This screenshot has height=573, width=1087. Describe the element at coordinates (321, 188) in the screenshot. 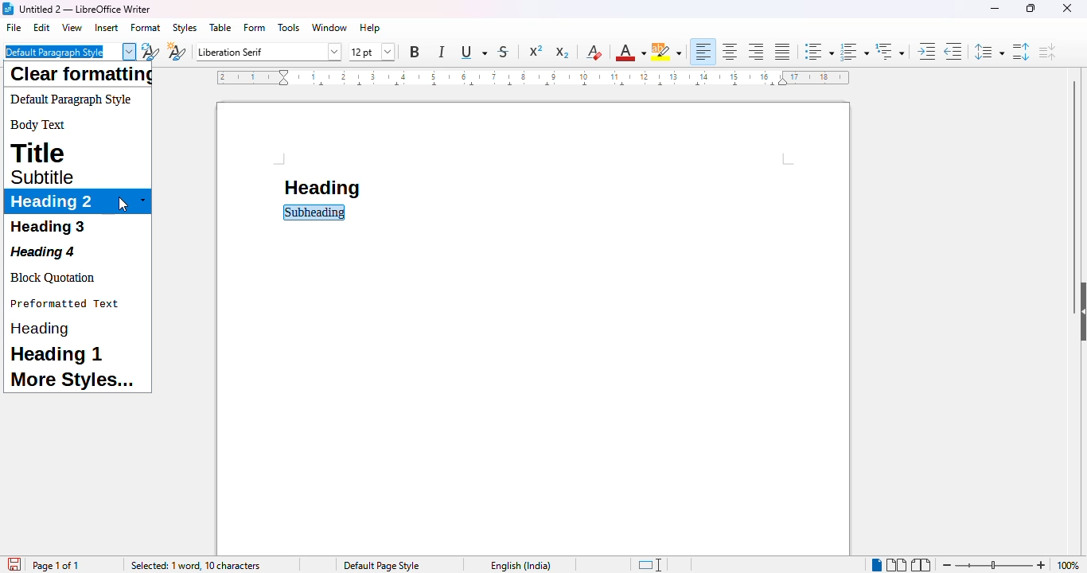

I see `heading` at that location.